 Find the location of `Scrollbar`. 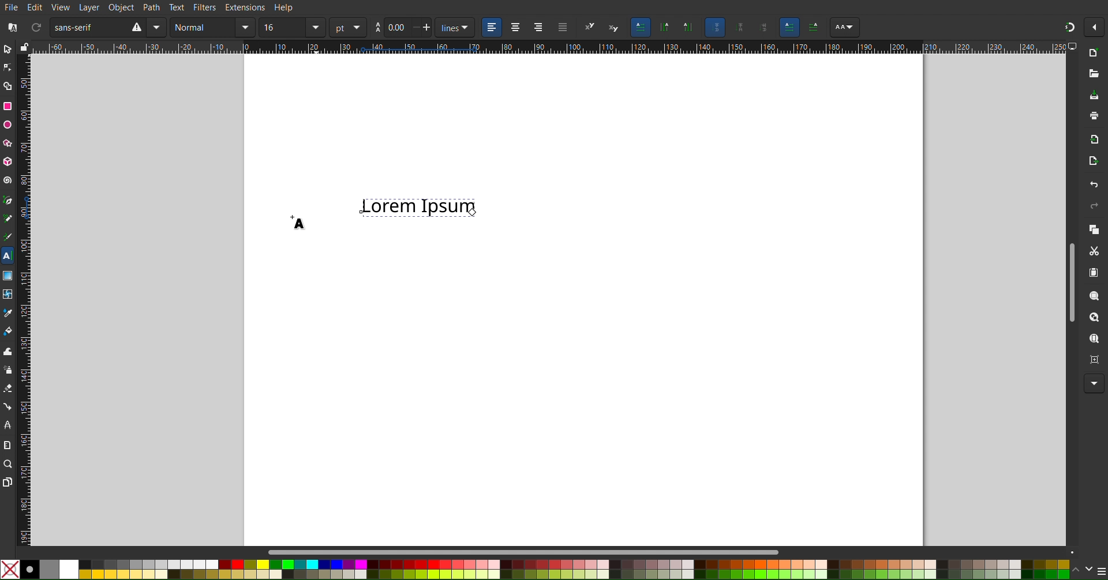

Scrollbar is located at coordinates (672, 550).